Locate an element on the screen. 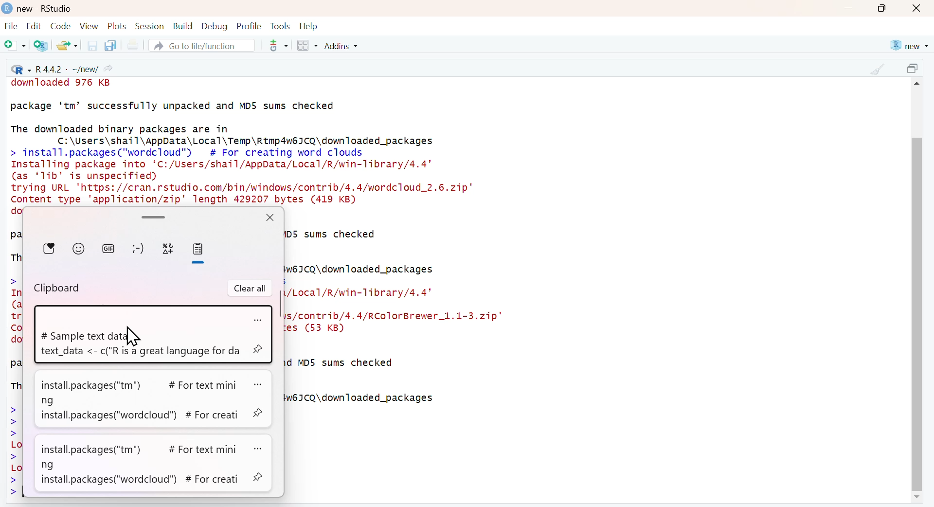 This screenshot has width=934, height=507. scroll up is located at coordinates (919, 84).